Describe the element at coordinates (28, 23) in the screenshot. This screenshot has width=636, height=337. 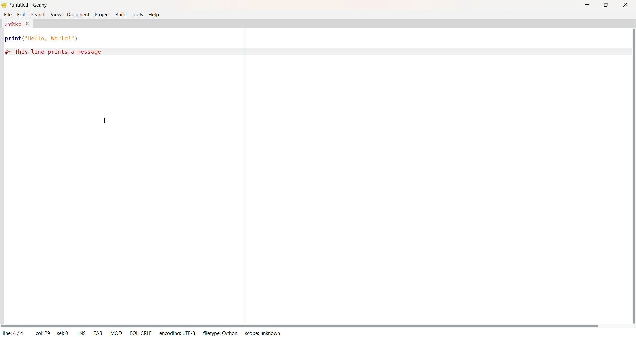
I see `Close` at that location.